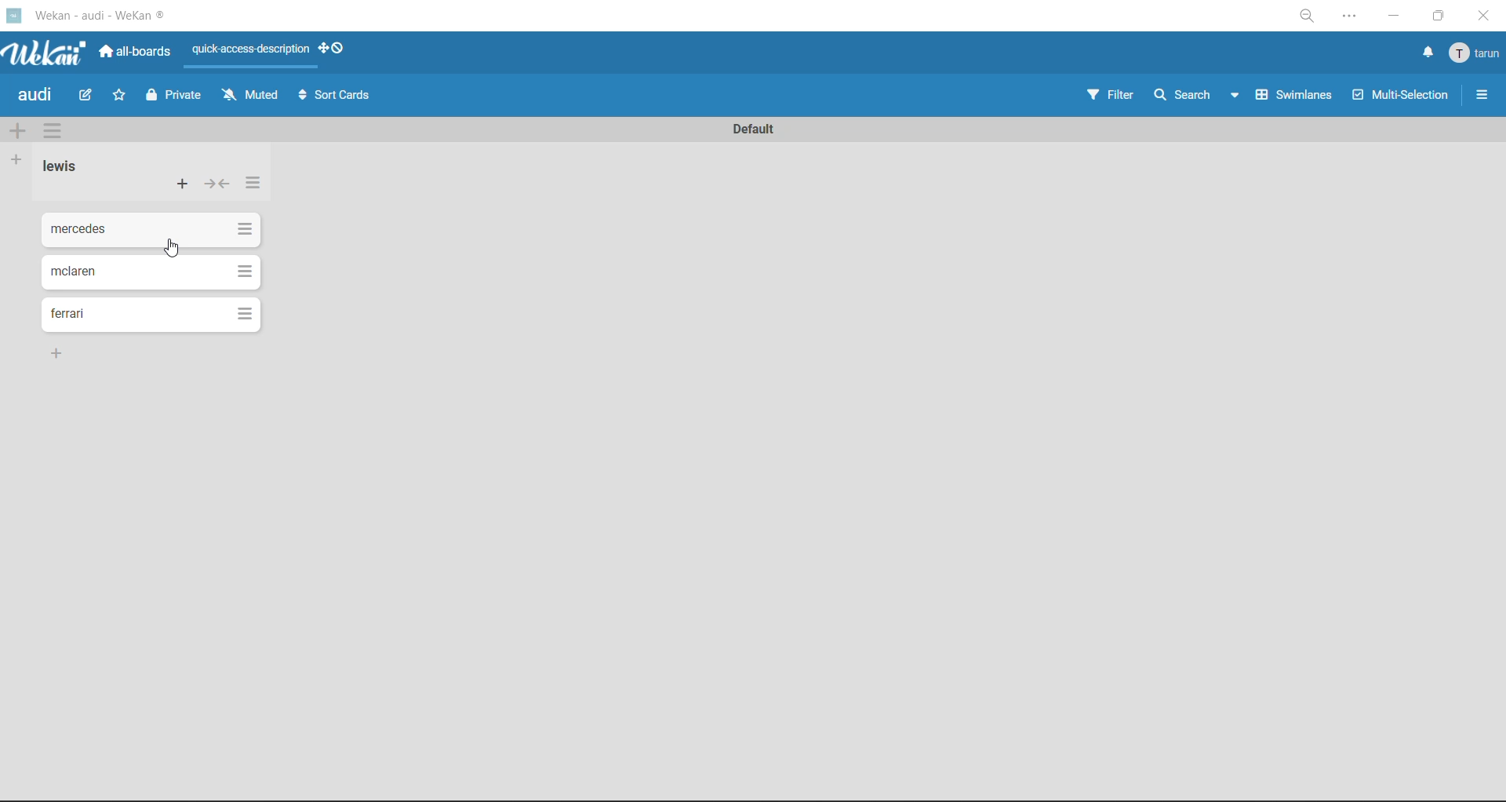  What do you see at coordinates (158, 314) in the screenshot?
I see `cards` at bounding box center [158, 314].